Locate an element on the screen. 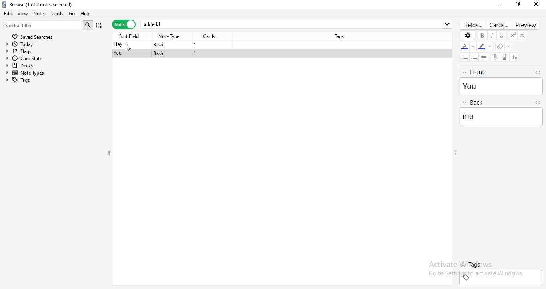 The height and width of the screenshot is (289, 546). flags is located at coordinates (27, 51).